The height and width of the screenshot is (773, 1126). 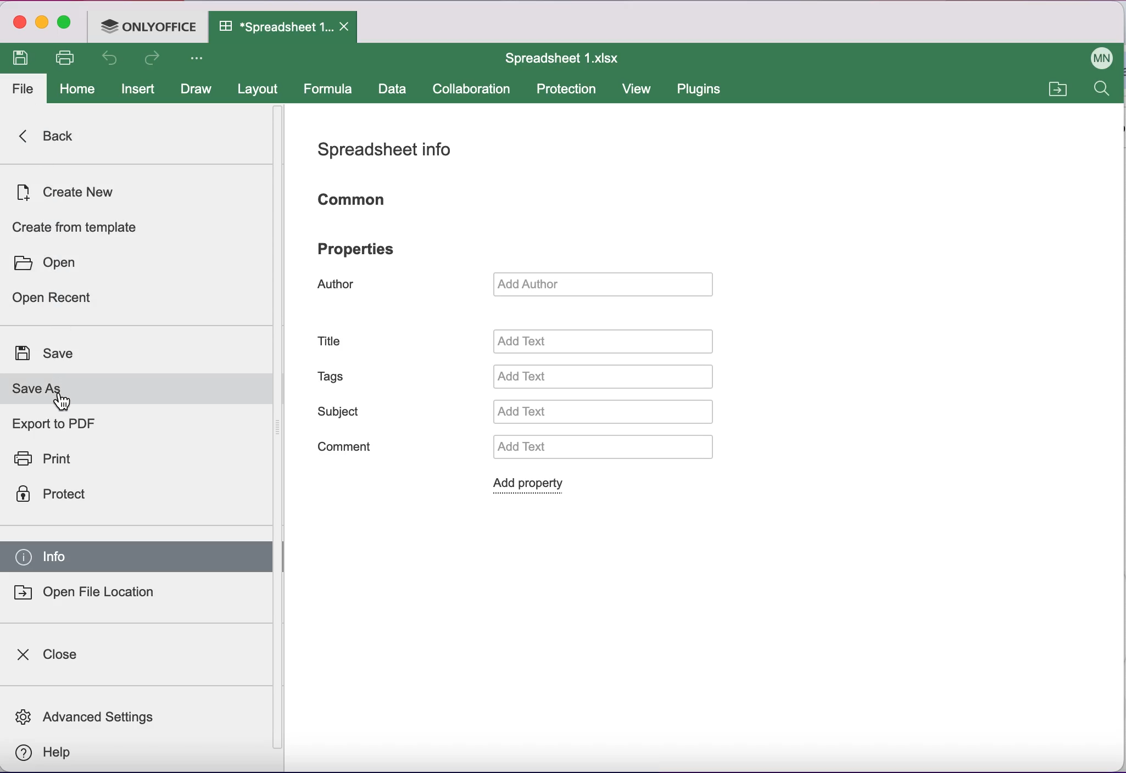 What do you see at coordinates (65, 425) in the screenshot?
I see `export to pdf` at bounding box center [65, 425].